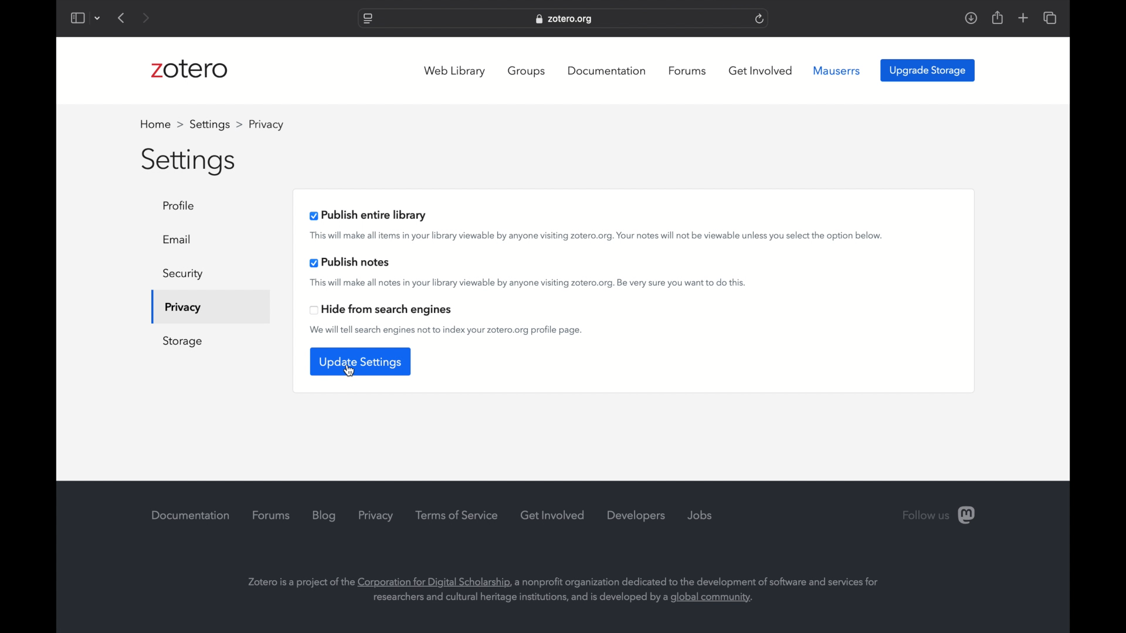 This screenshot has width=1126, height=633. What do you see at coordinates (553, 515) in the screenshot?
I see `get involved` at bounding box center [553, 515].